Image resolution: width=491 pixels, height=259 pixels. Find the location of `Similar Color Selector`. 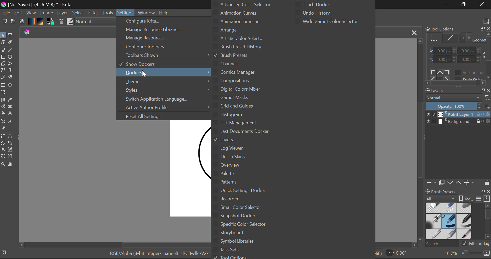

Similar Color Selector is located at coordinates (11, 150).